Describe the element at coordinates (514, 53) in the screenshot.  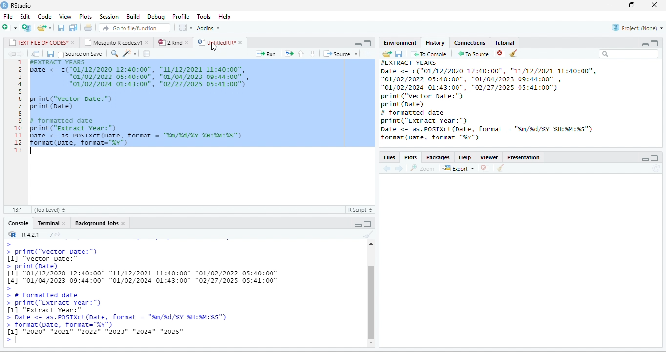
I see `clear` at that location.